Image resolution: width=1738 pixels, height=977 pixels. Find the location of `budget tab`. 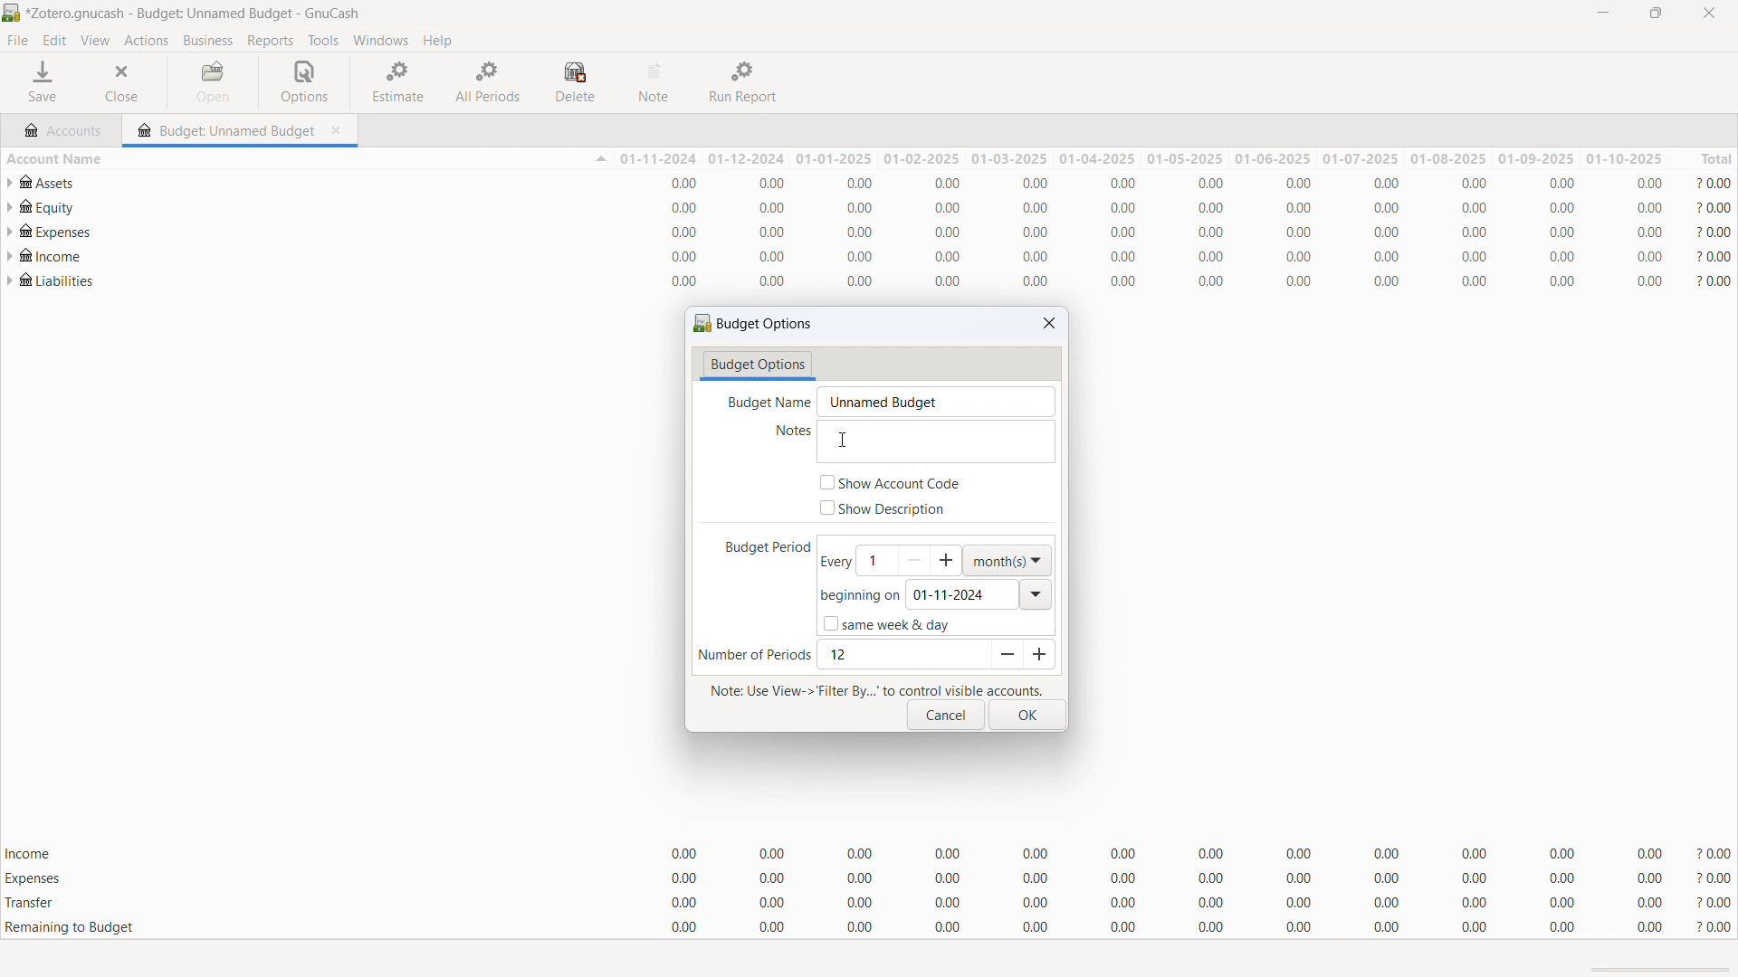

budget tab is located at coordinates (225, 126).